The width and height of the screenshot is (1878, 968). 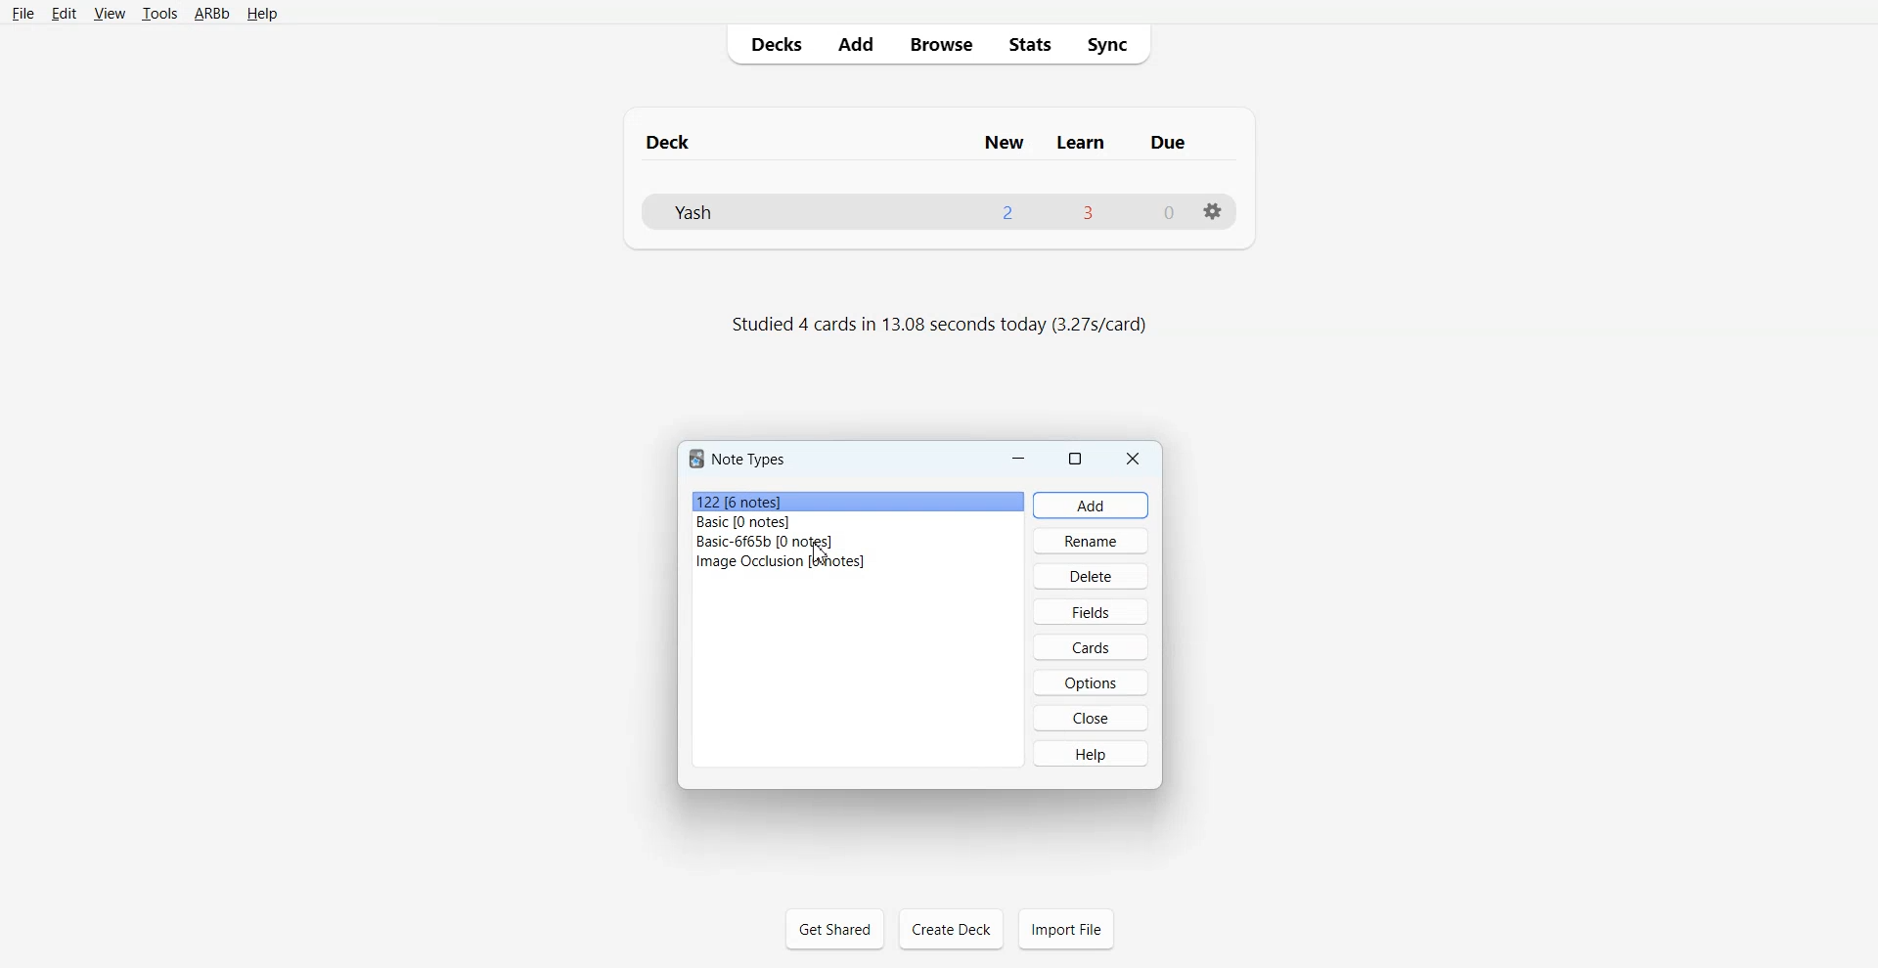 What do you see at coordinates (1092, 611) in the screenshot?
I see `Fields` at bounding box center [1092, 611].